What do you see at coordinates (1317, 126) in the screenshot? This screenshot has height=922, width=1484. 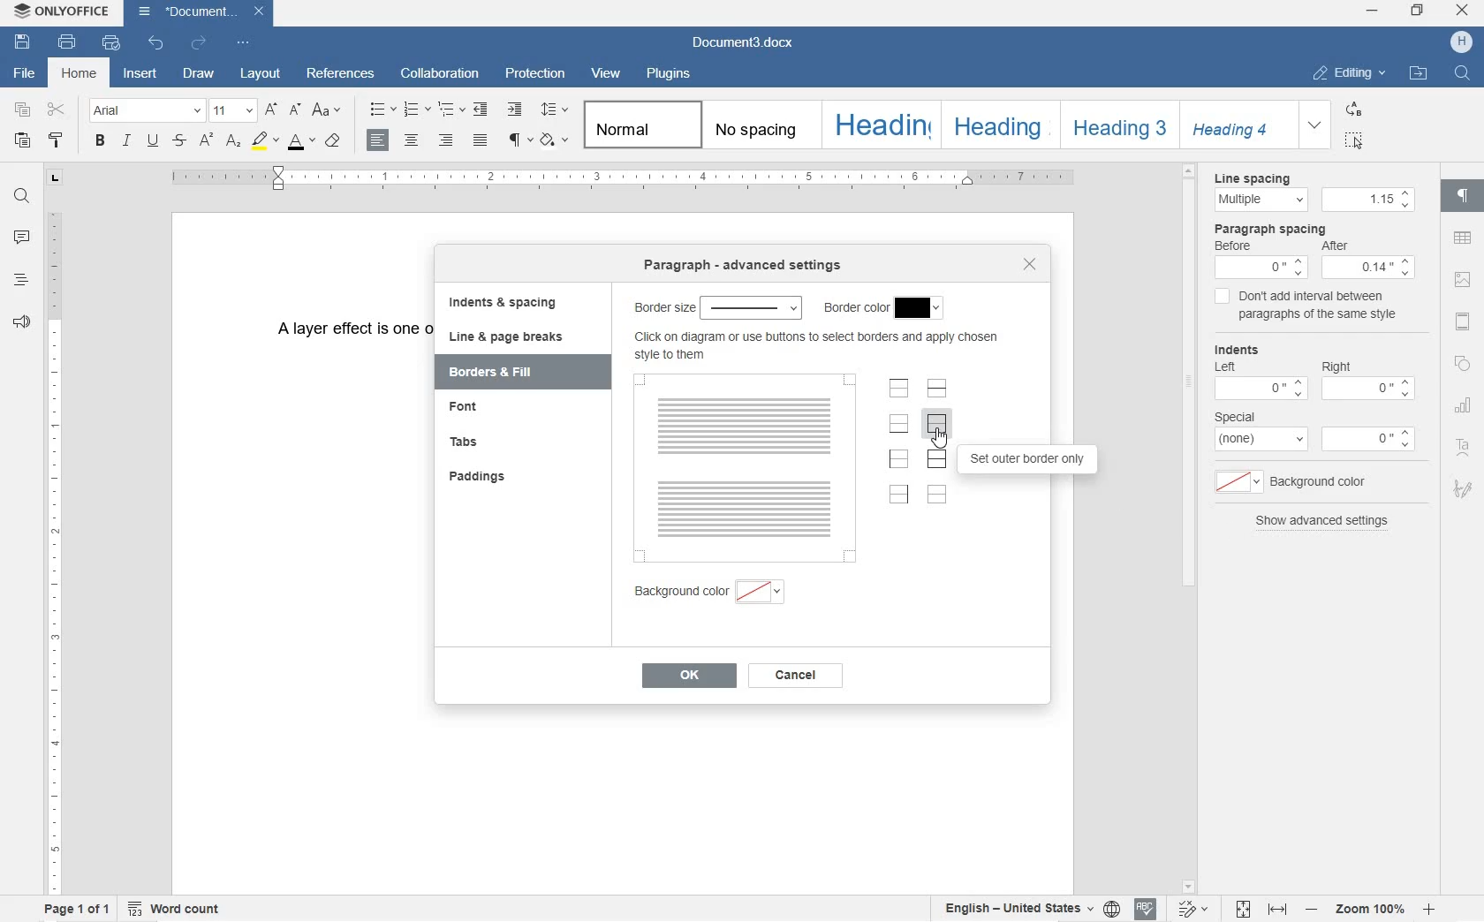 I see `EXPAND FORMATTING STYLE` at bounding box center [1317, 126].